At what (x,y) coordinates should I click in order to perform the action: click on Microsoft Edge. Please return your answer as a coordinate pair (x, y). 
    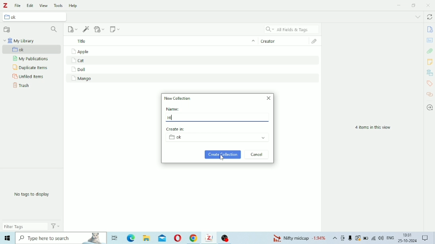
    Looking at the image, I should click on (131, 238).